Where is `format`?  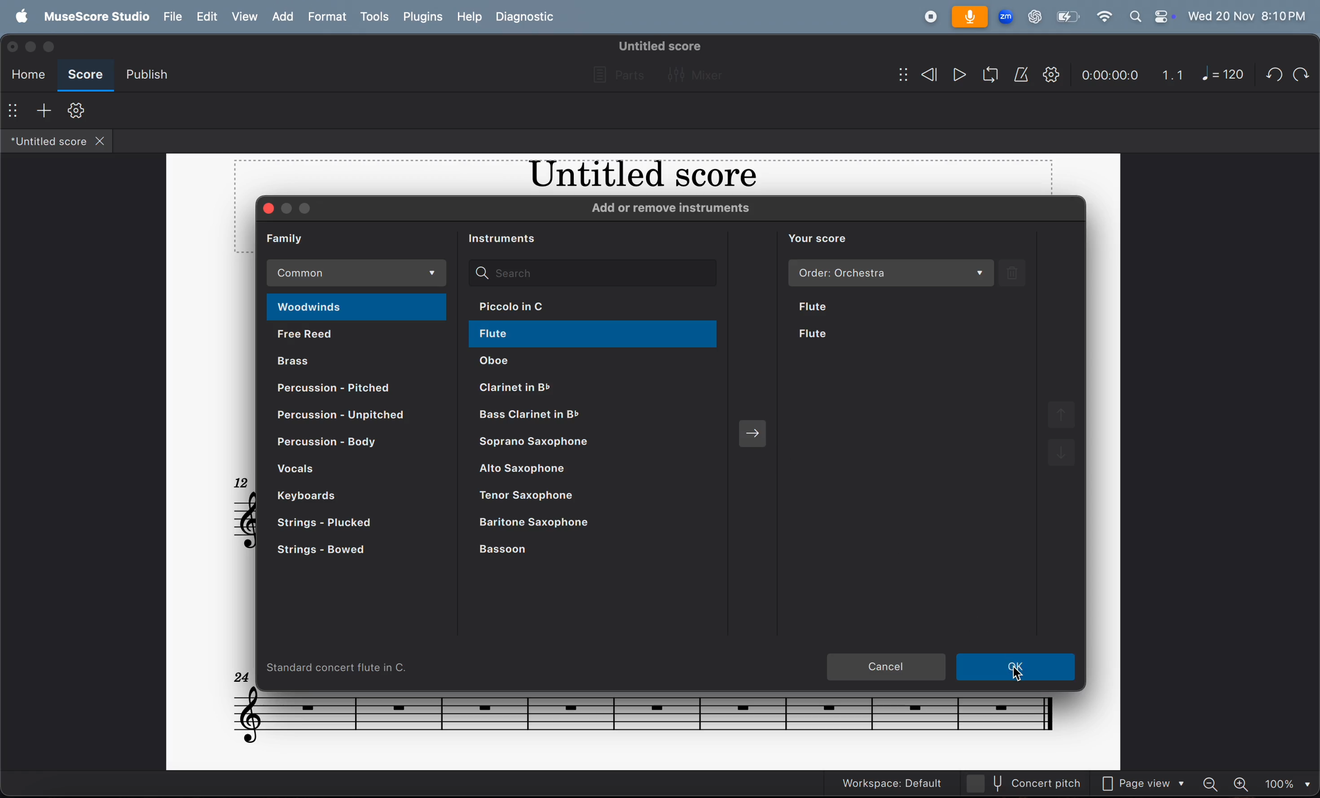 format is located at coordinates (329, 17).